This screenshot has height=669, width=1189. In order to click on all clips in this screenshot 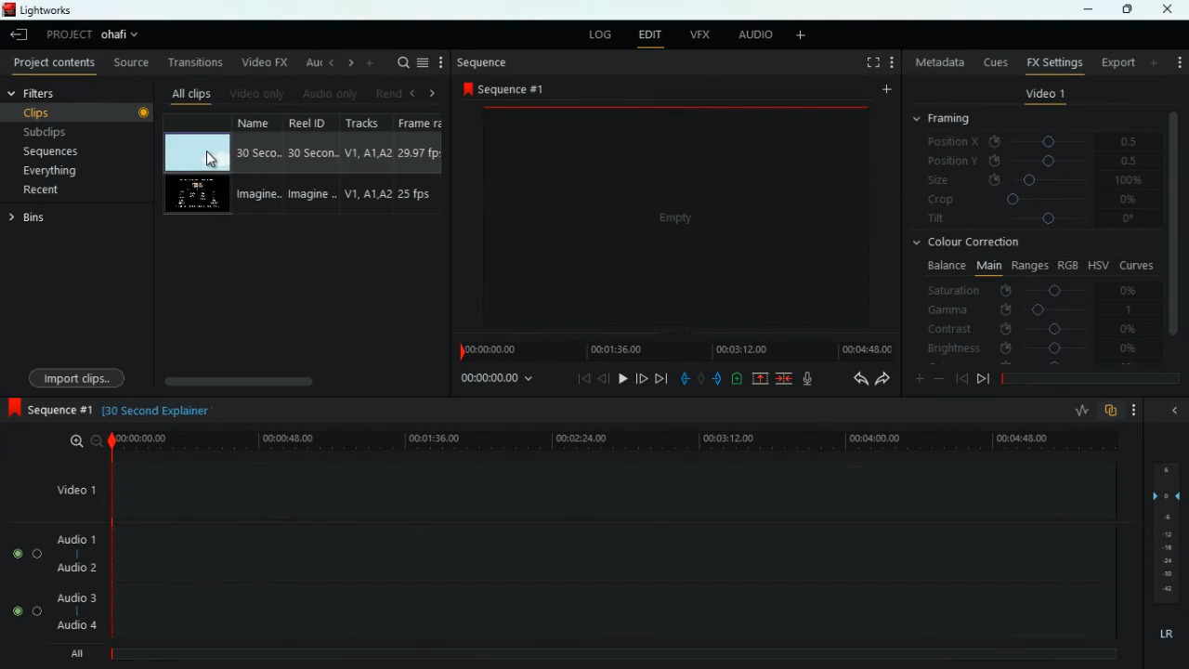, I will do `click(189, 94)`.